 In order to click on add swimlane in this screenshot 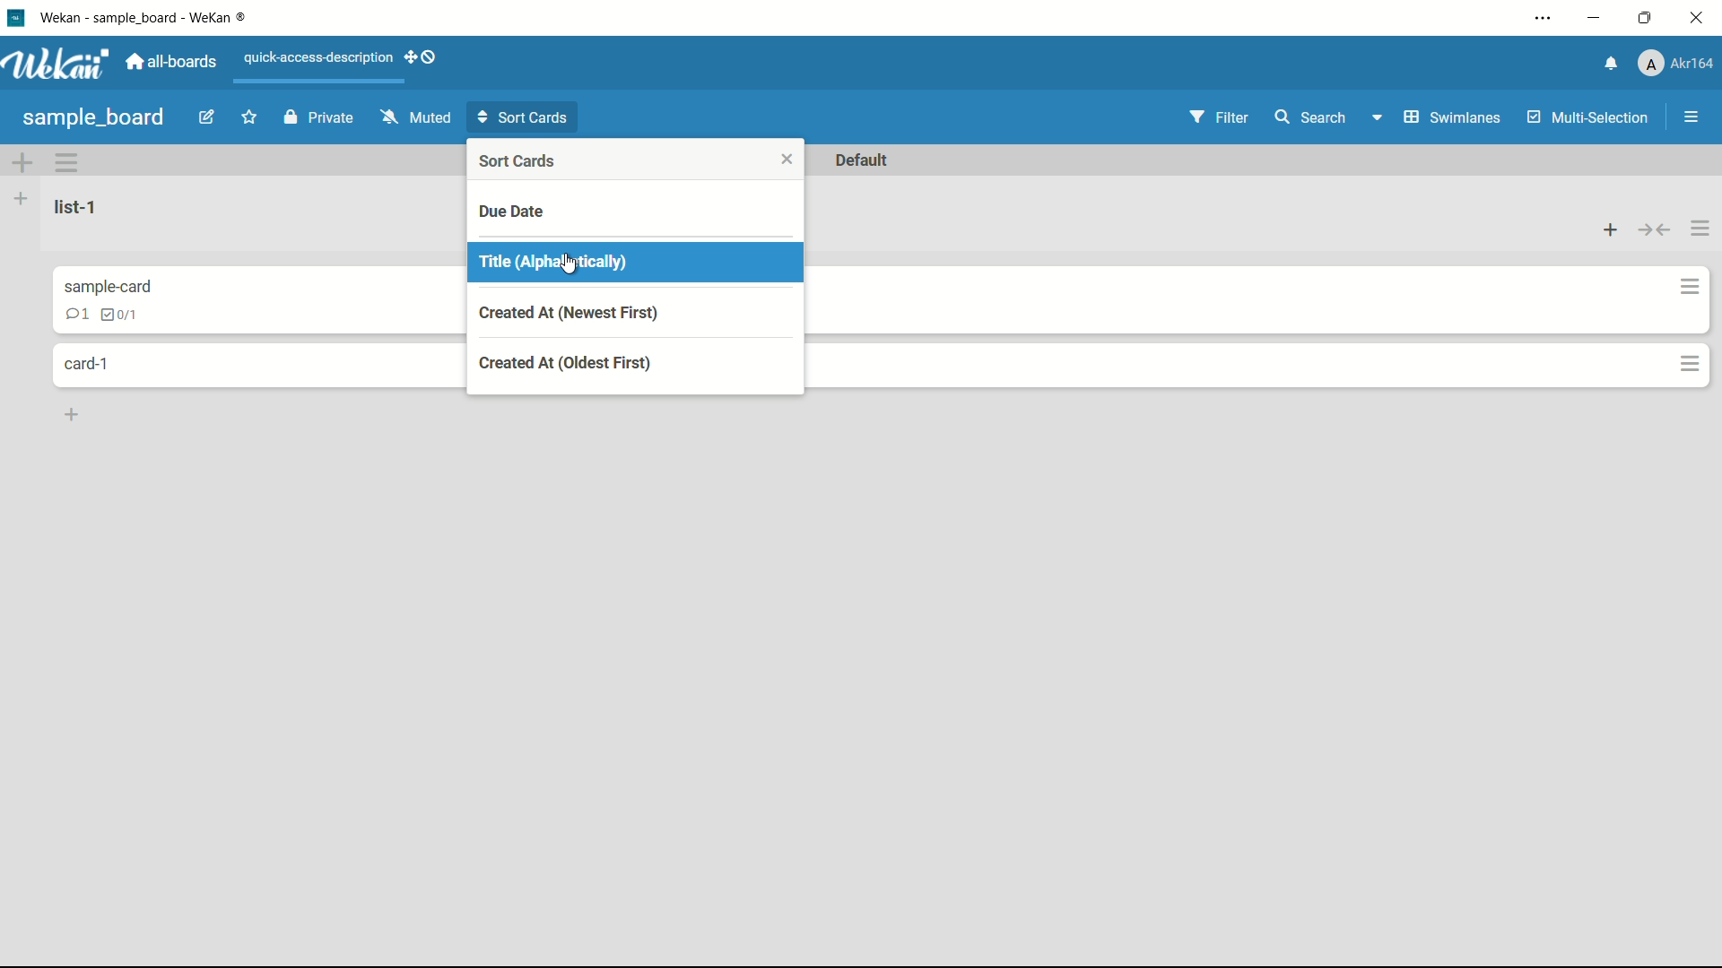, I will do `click(22, 160)`.